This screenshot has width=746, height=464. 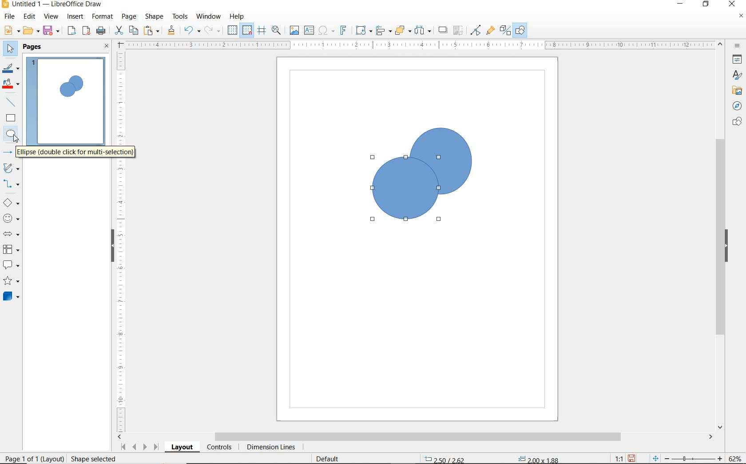 What do you see at coordinates (122, 240) in the screenshot?
I see `RULER` at bounding box center [122, 240].